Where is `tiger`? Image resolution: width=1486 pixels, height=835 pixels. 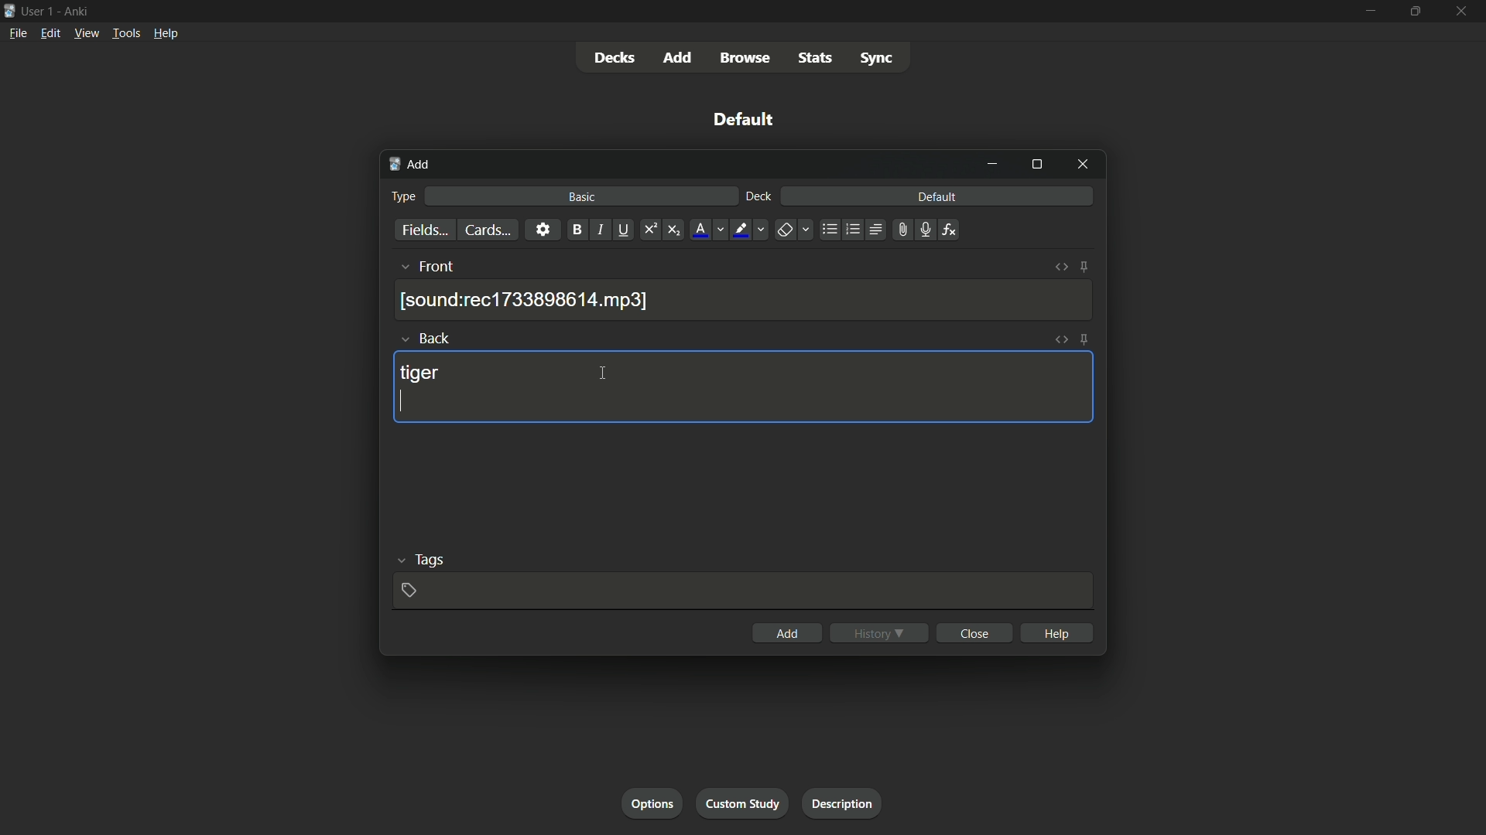 tiger is located at coordinates (419, 374).